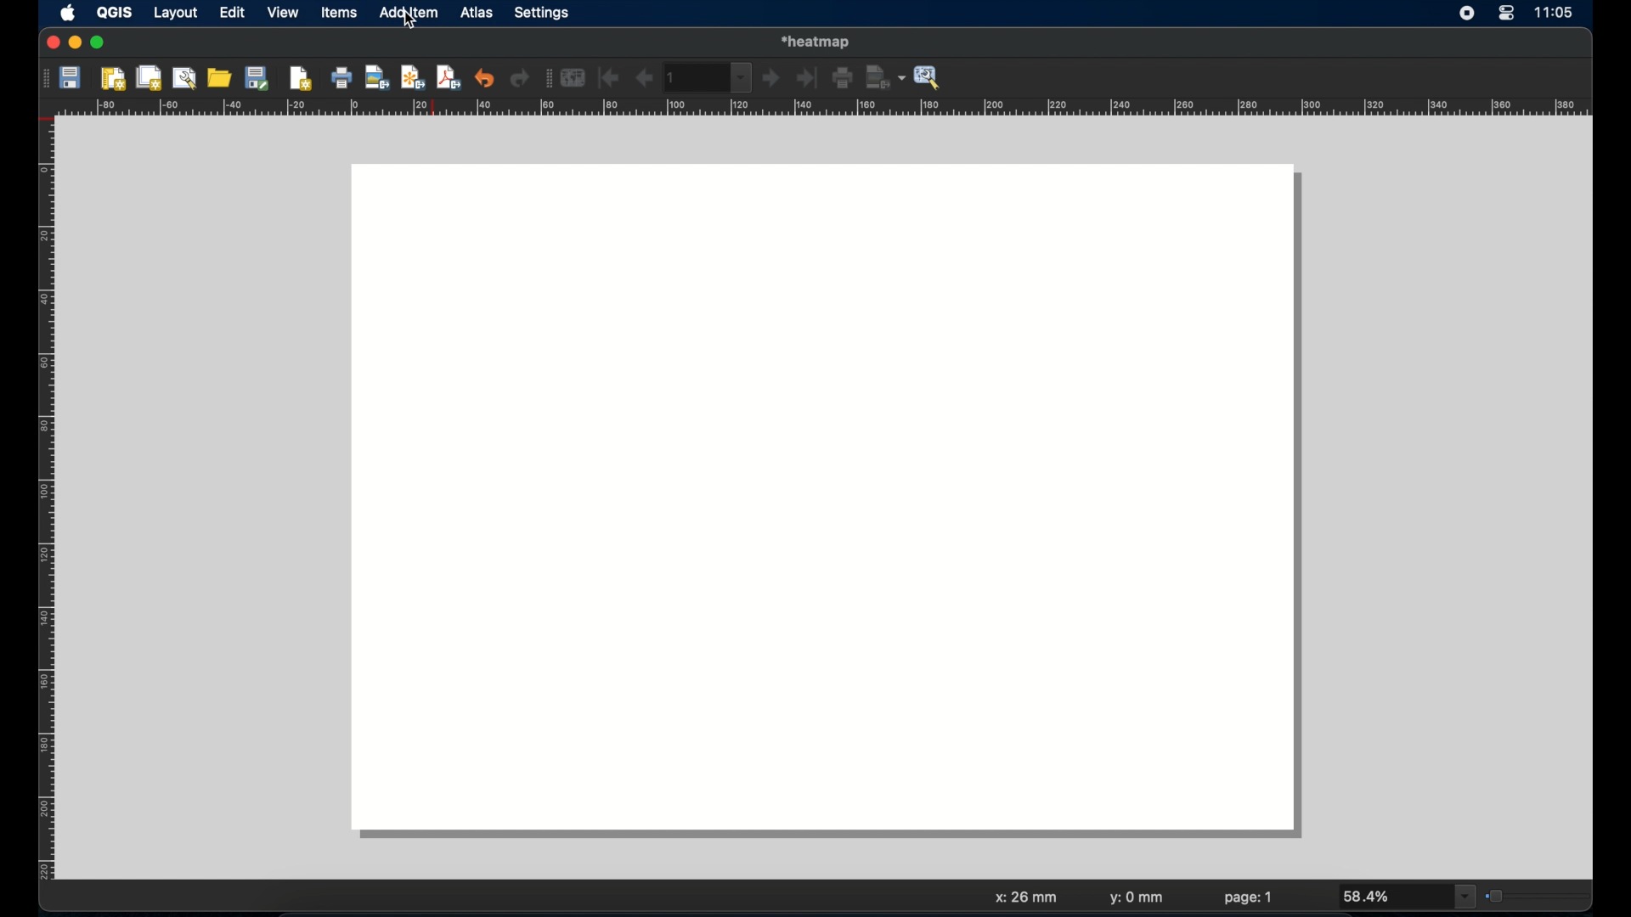  Describe the element at coordinates (116, 13) in the screenshot. I see `QGIS` at that location.